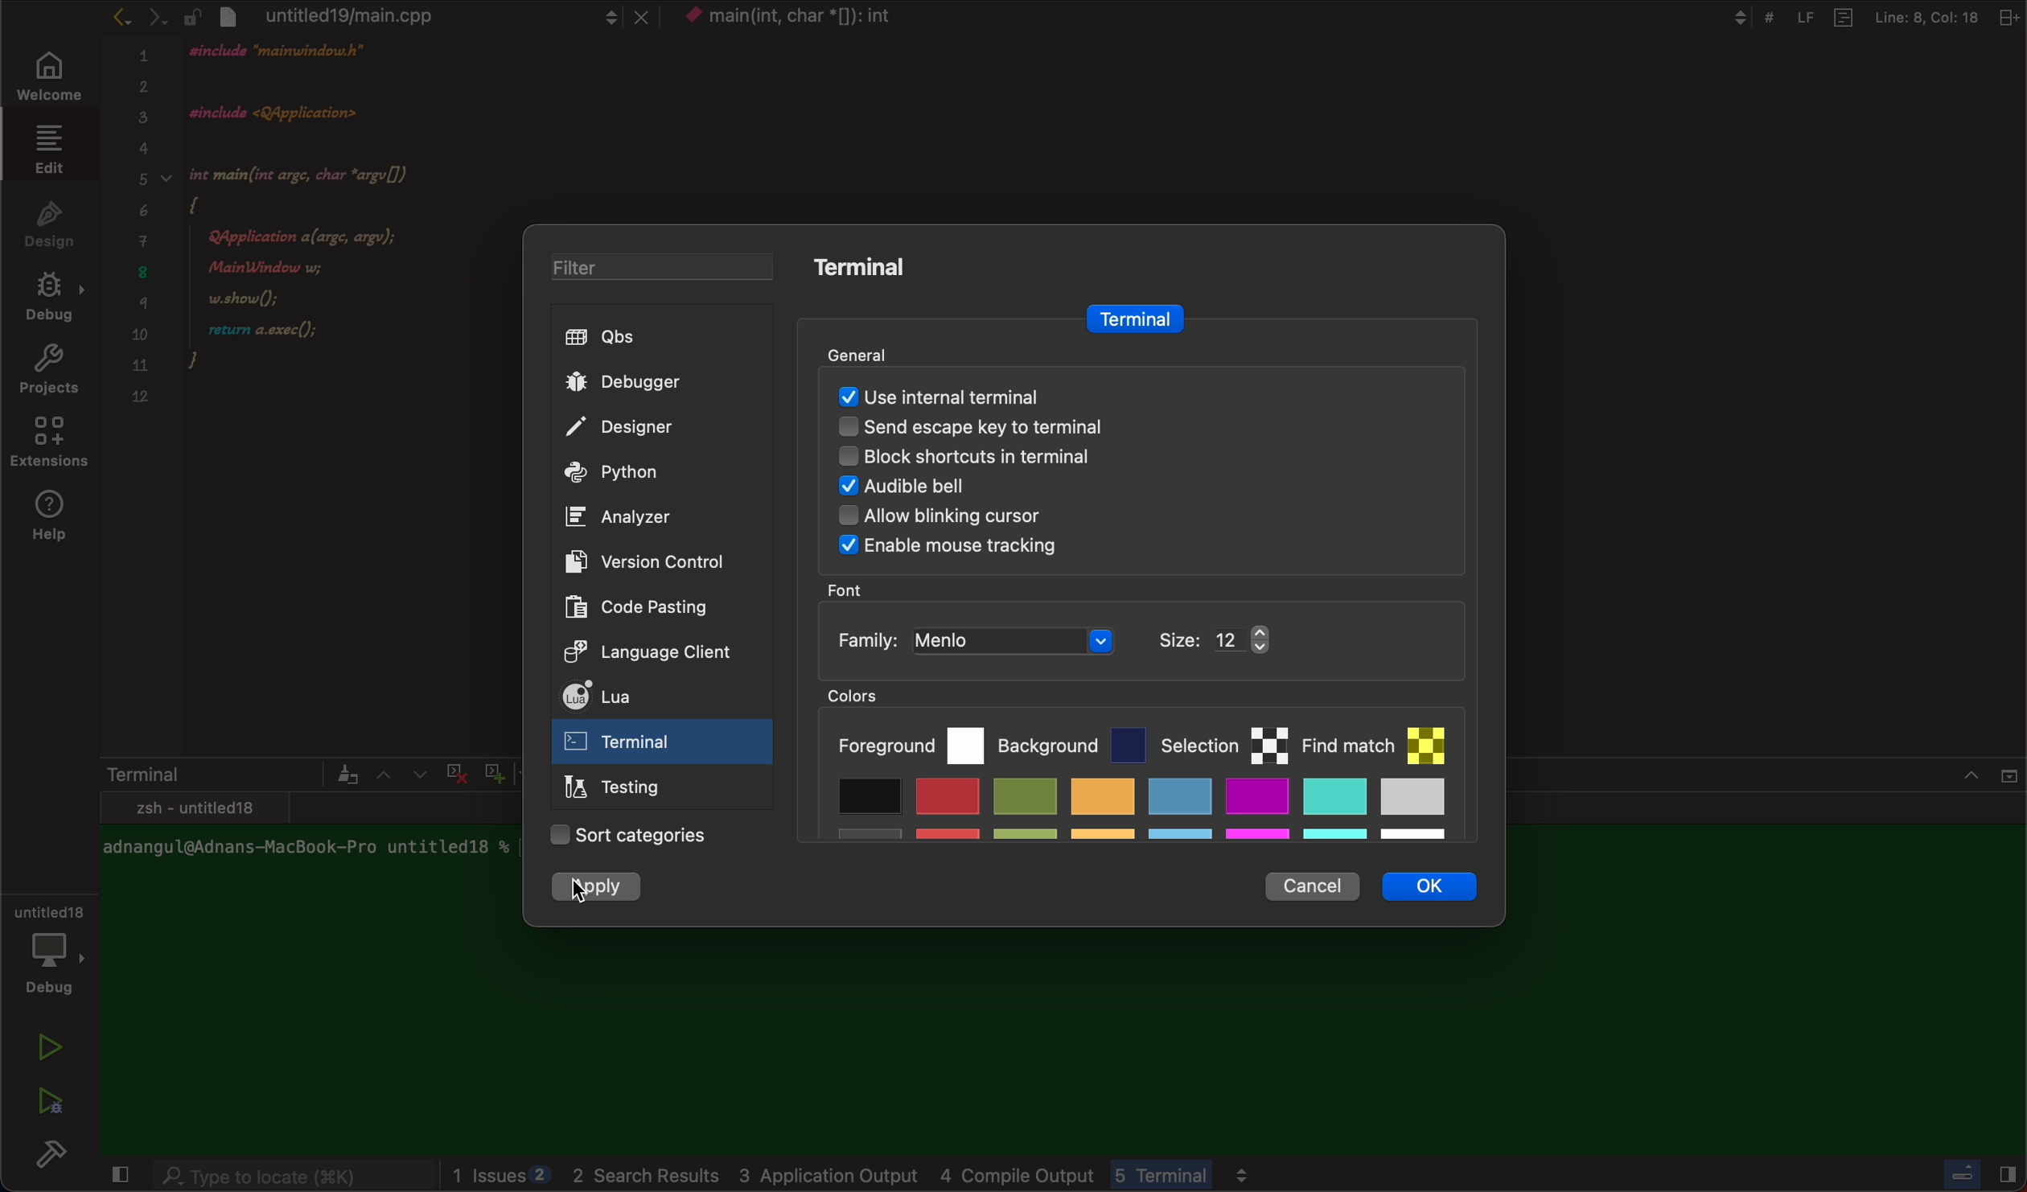 The image size is (2027, 1192). What do you see at coordinates (1071, 520) in the screenshot?
I see `allow blinking` at bounding box center [1071, 520].